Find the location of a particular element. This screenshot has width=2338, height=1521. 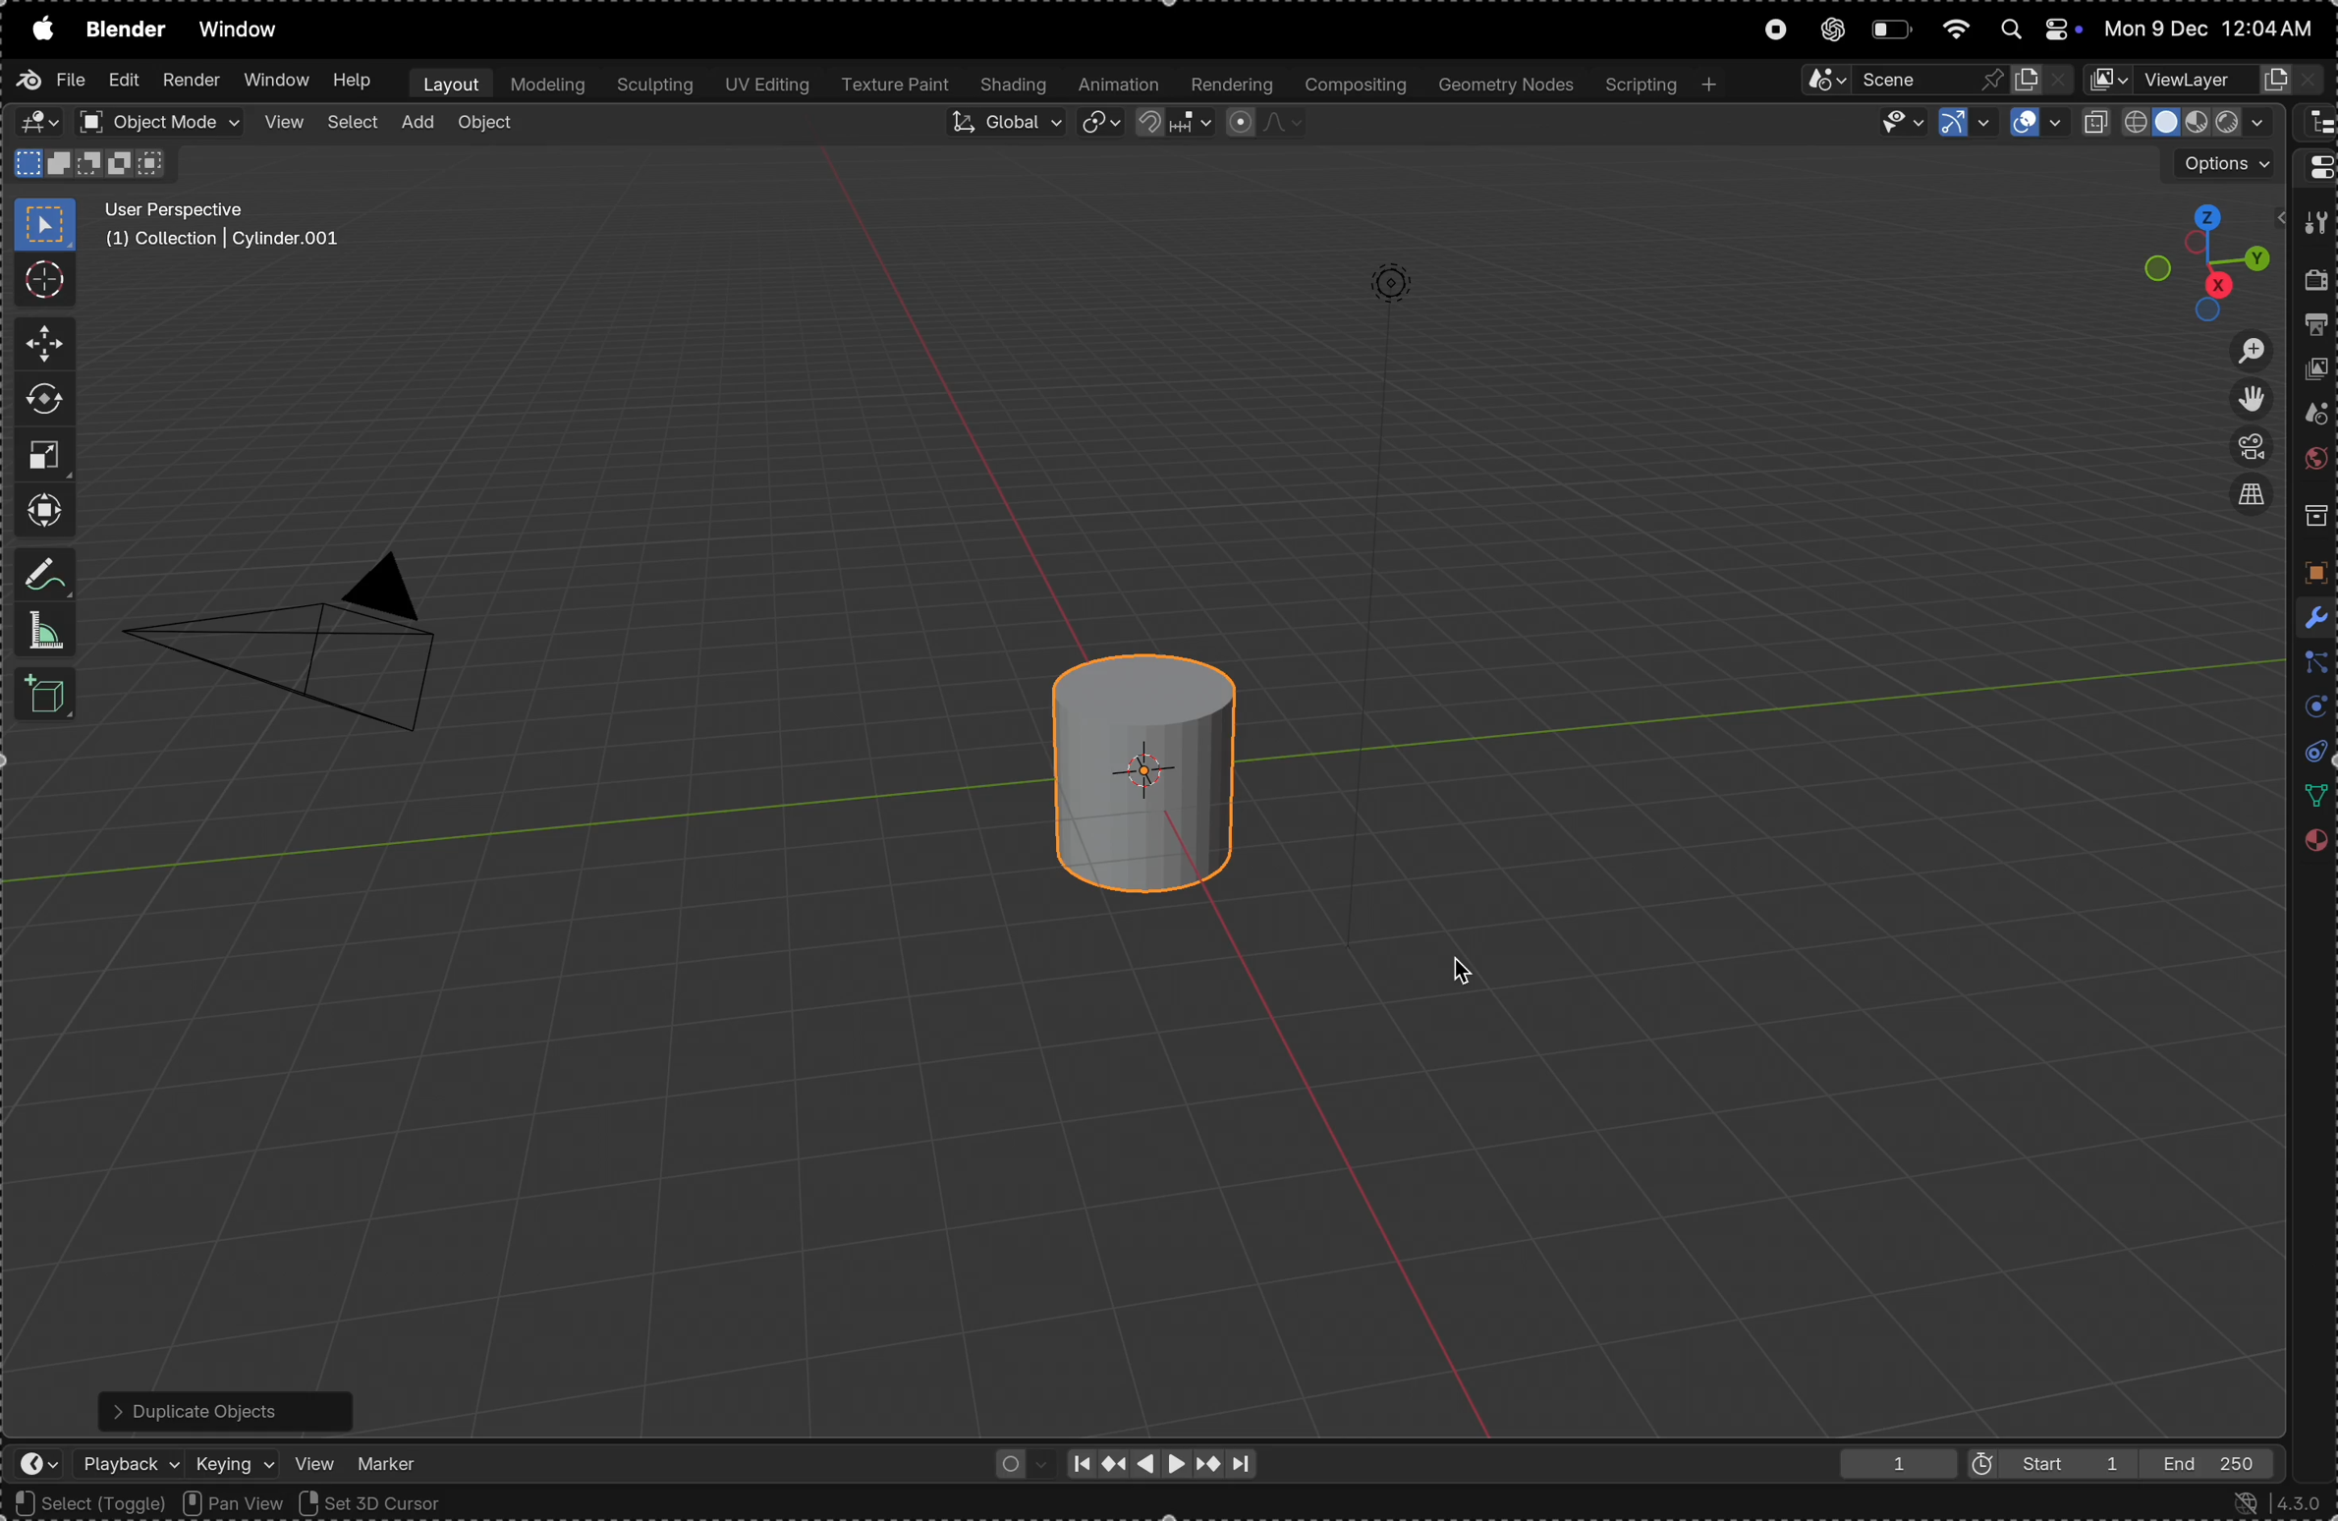

wifi is located at coordinates (1954, 28).